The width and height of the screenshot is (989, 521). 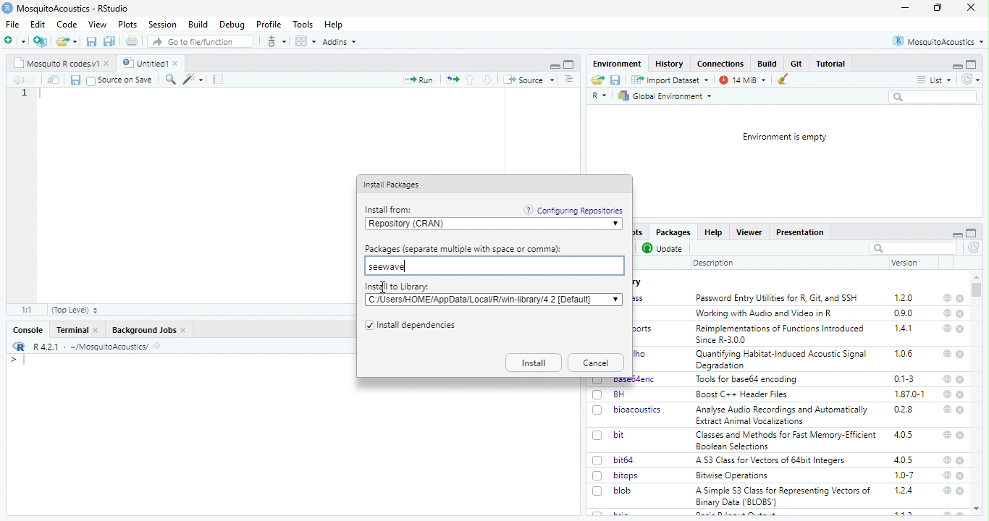 What do you see at coordinates (129, 25) in the screenshot?
I see `Plots` at bounding box center [129, 25].